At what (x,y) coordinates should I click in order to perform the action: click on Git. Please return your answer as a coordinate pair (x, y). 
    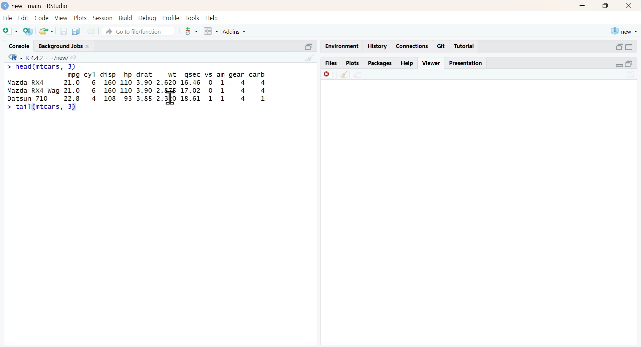
    Looking at the image, I should click on (441, 46).